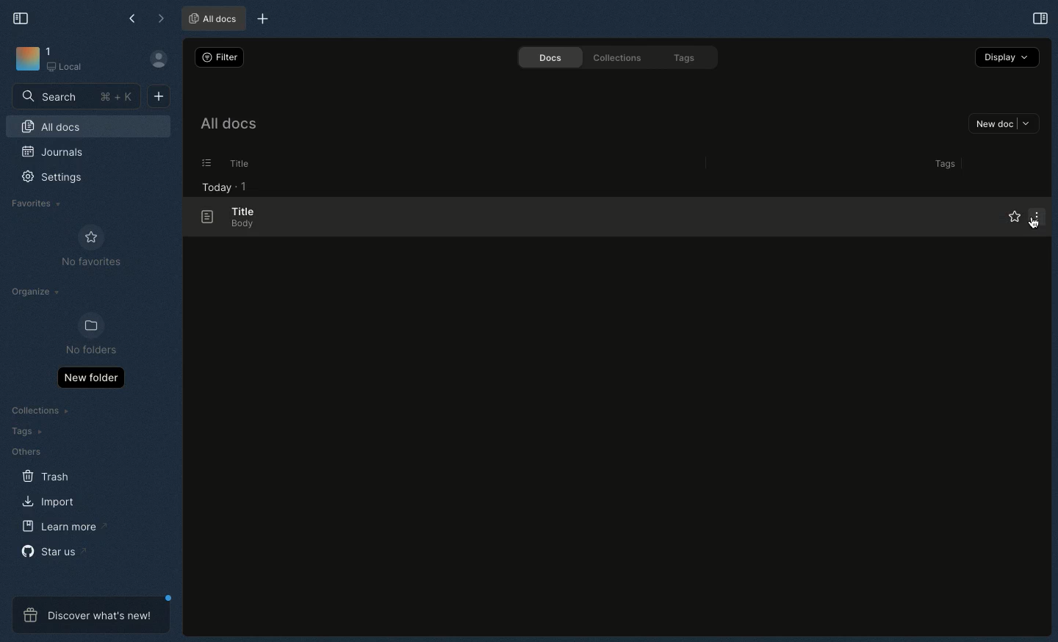  I want to click on Learn more, so click(65, 527).